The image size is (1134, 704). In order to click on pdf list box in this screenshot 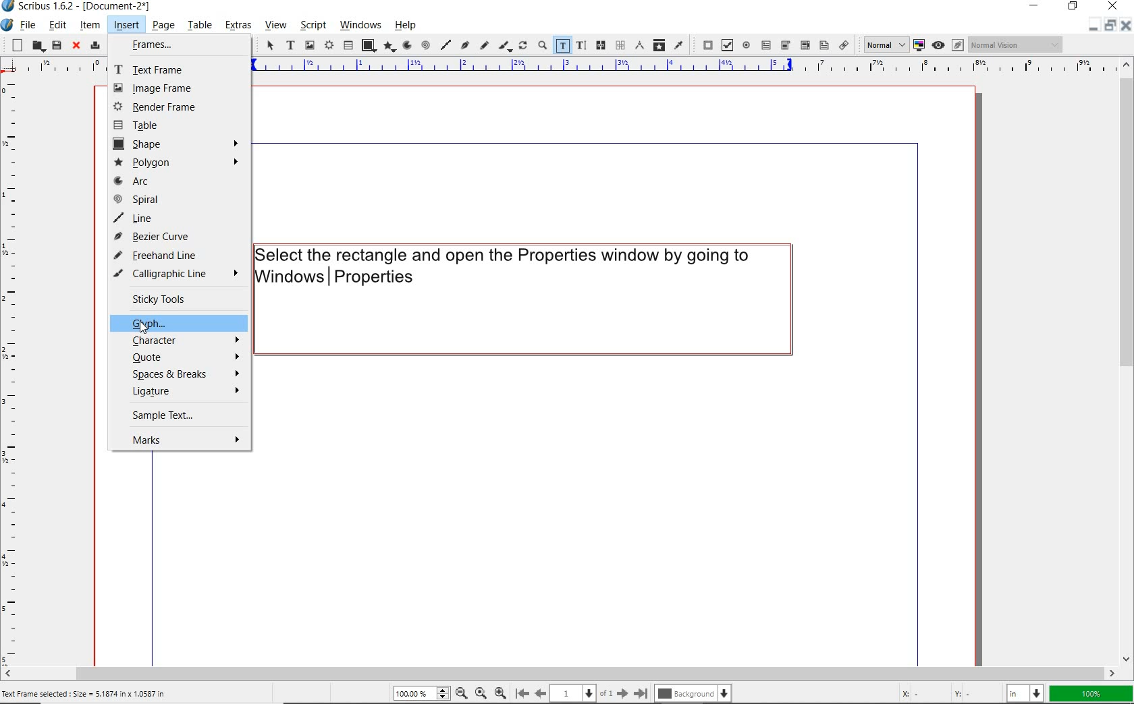, I will do `click(805, 46)`.